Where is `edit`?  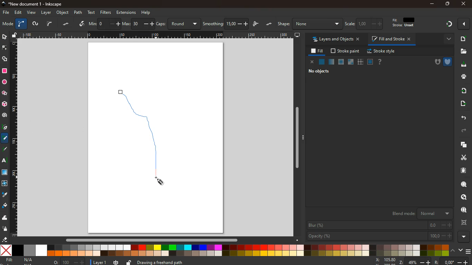
edit is located at coordinates (381, 23).